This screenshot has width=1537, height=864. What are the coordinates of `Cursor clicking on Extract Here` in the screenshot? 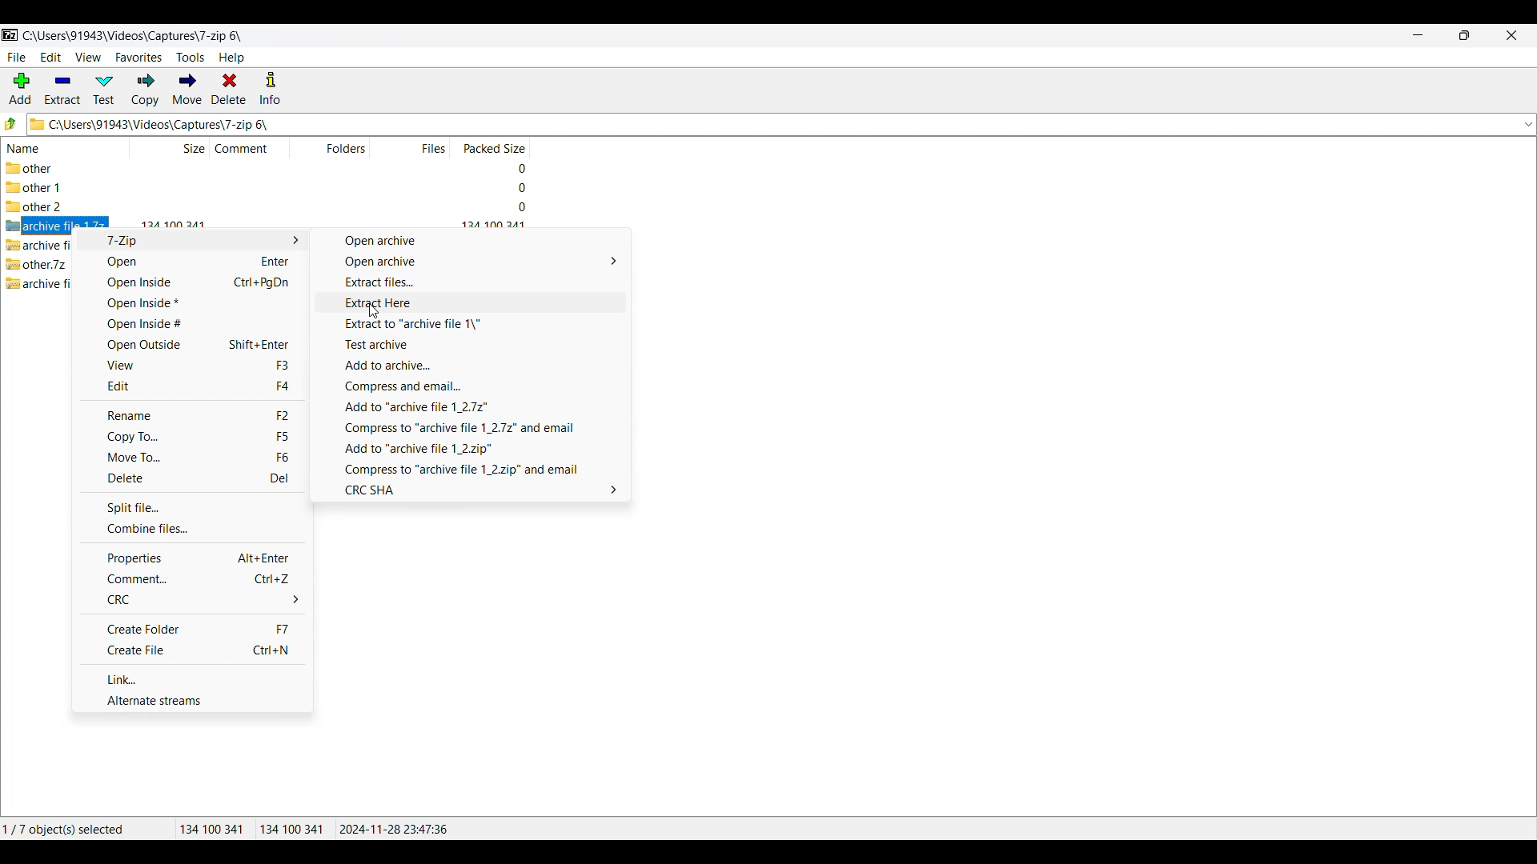 It's located at (373, 311).